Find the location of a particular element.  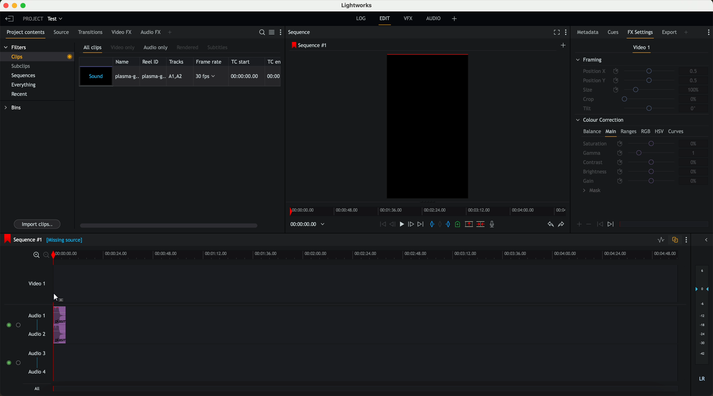

exit is located at coordinates (384, 20).